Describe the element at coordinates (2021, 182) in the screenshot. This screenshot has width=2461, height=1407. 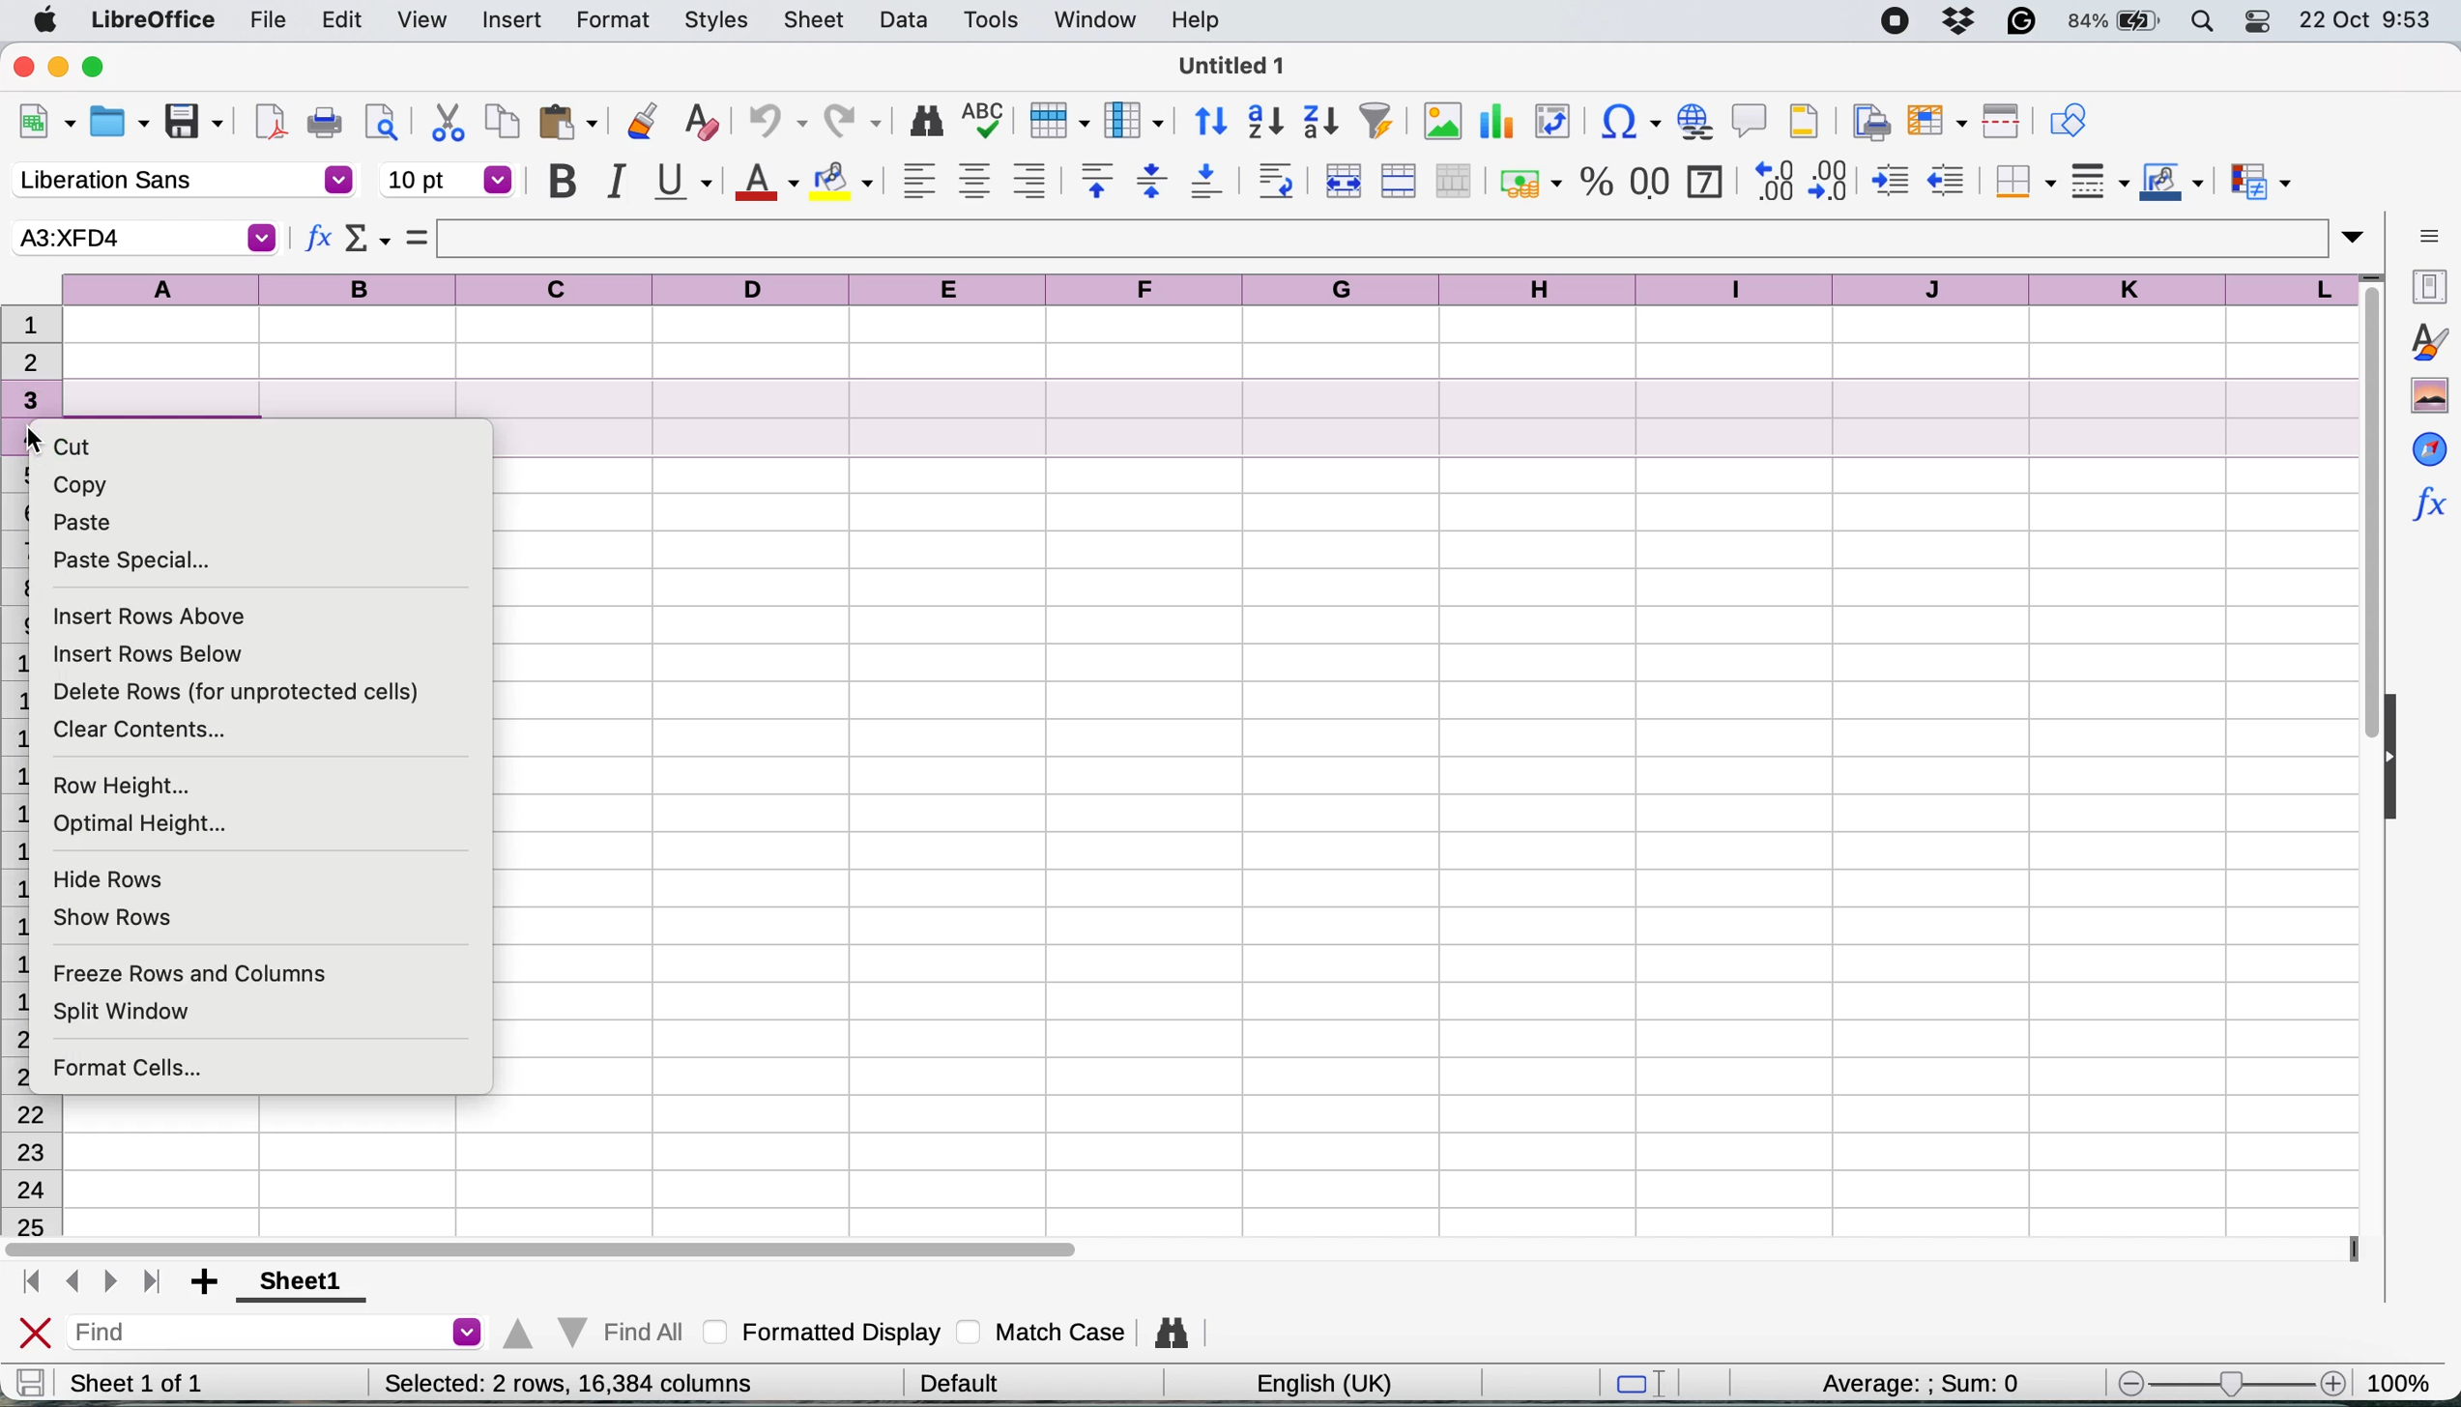
I see `borders` at that location.